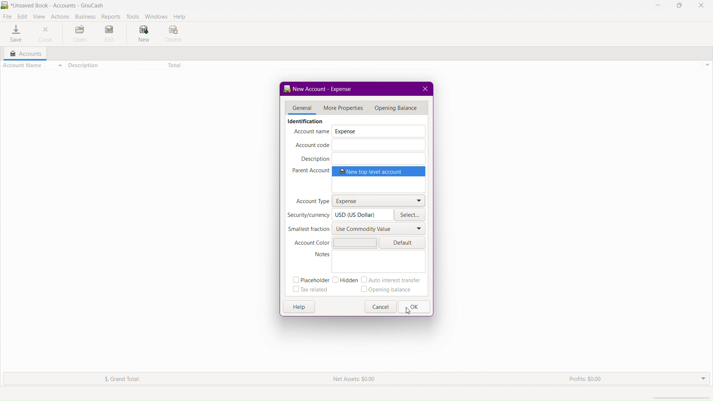  I want to click on Account Color, so click(335, 242).